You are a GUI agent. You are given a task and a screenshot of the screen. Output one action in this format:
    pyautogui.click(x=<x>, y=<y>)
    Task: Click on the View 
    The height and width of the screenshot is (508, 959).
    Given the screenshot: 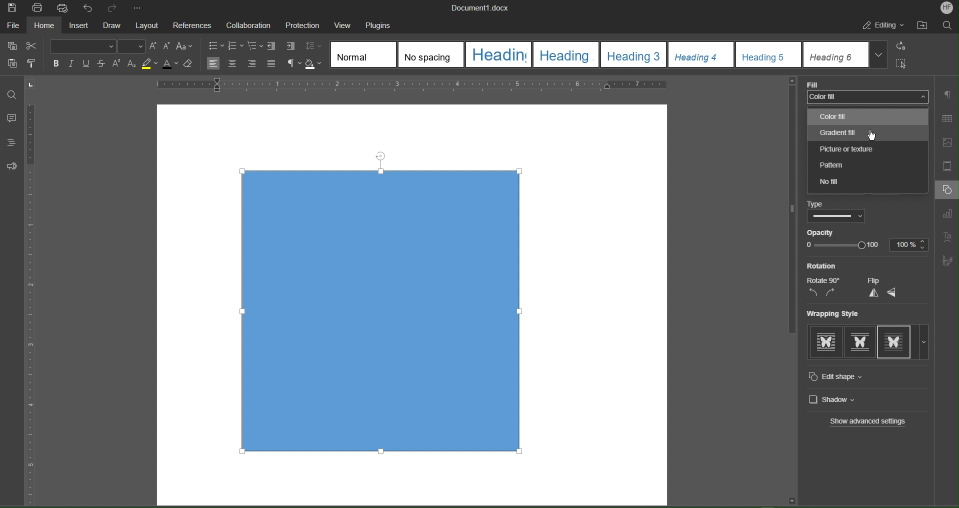 What is the action you would take?
    pyautogui.click(x=346, y=25)
    